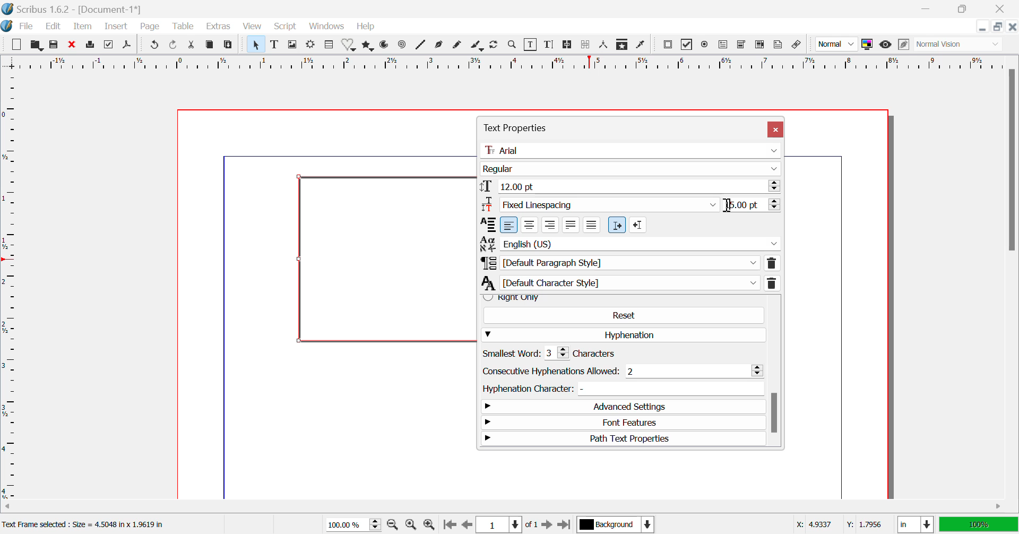  I want to click on Regular, so click(631, 169).